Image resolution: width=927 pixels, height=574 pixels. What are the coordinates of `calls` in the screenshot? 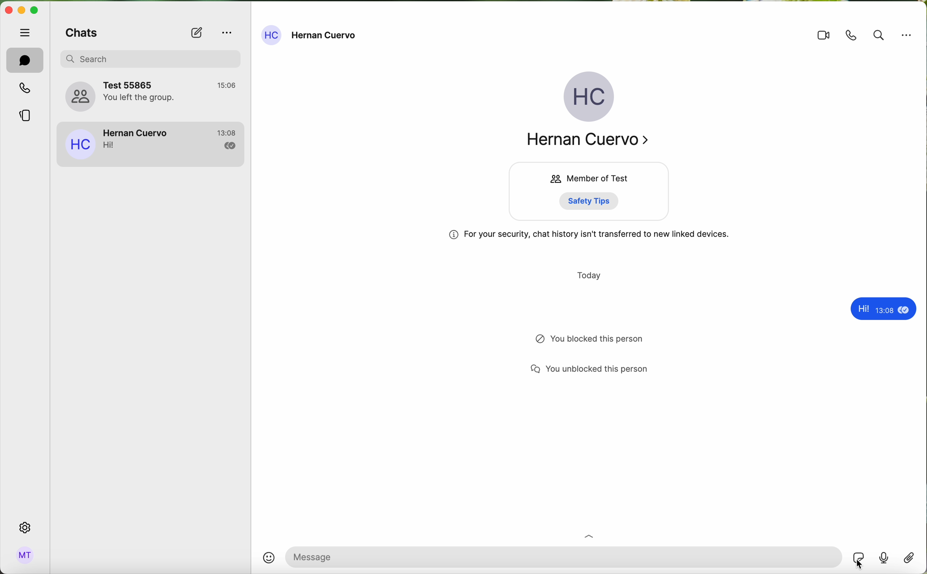 It's located at (24, 89).